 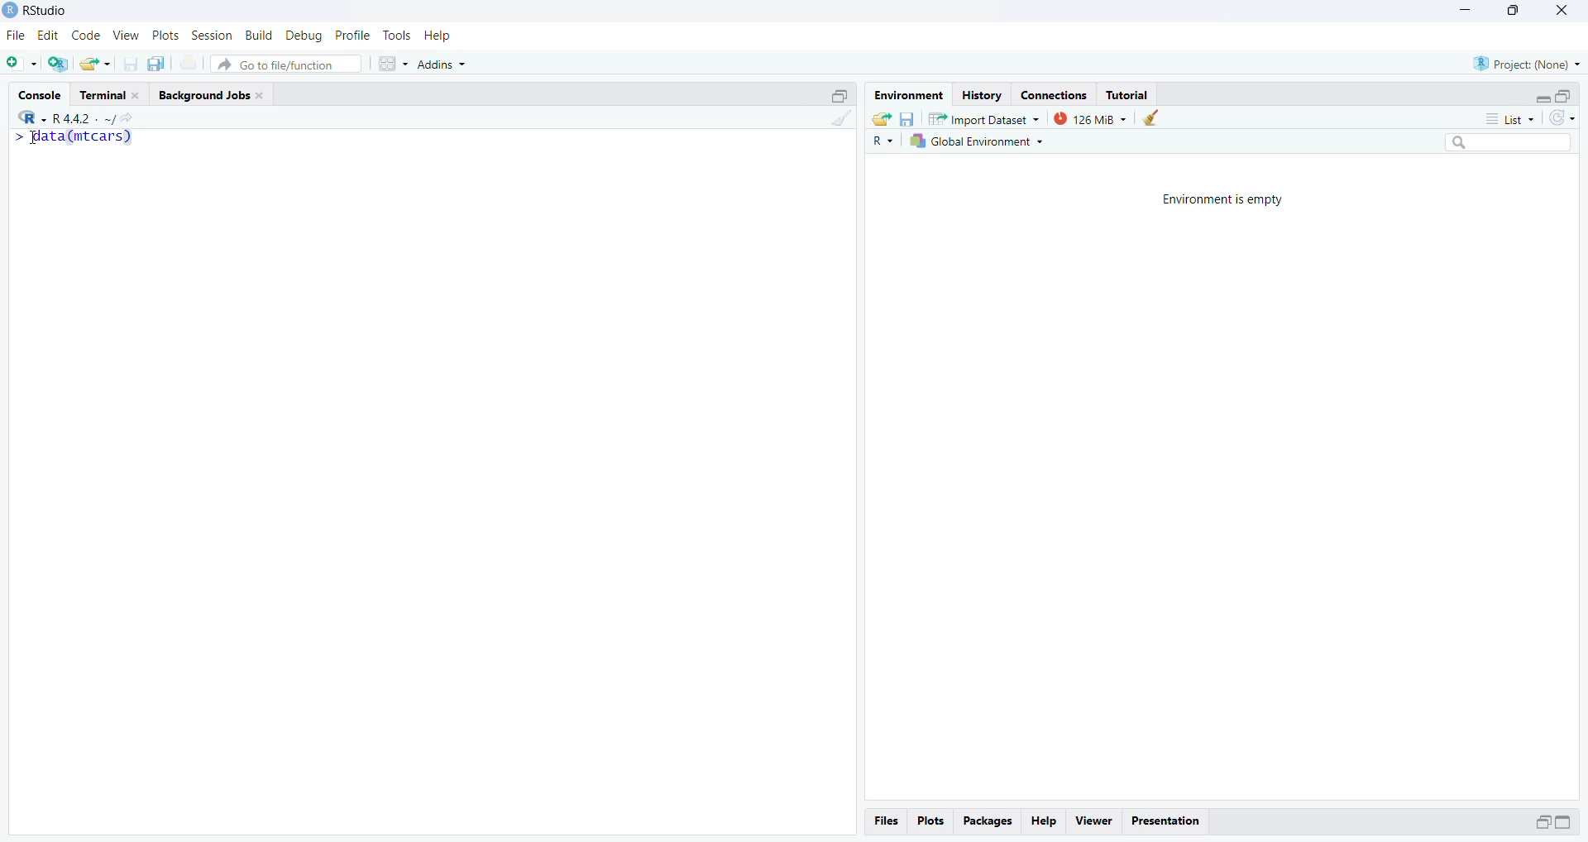 What do you see at coordinates (1543, 98) in the screenshot?
I see `minimize` at bounding box center [1543, 98].